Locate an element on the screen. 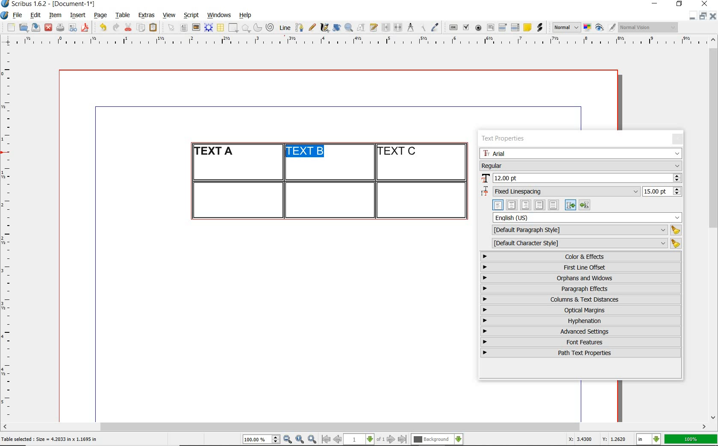 The image size is (718, 446). pdf radio button is located at coordinates (478, 29).